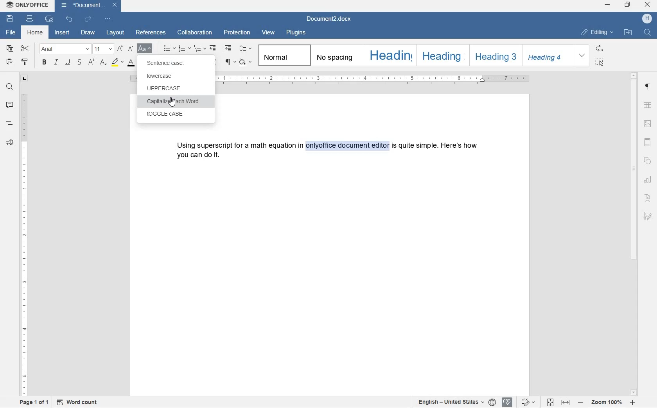 The image size is (657, 408). I want to click on capitalize each word, so click(173, 101).